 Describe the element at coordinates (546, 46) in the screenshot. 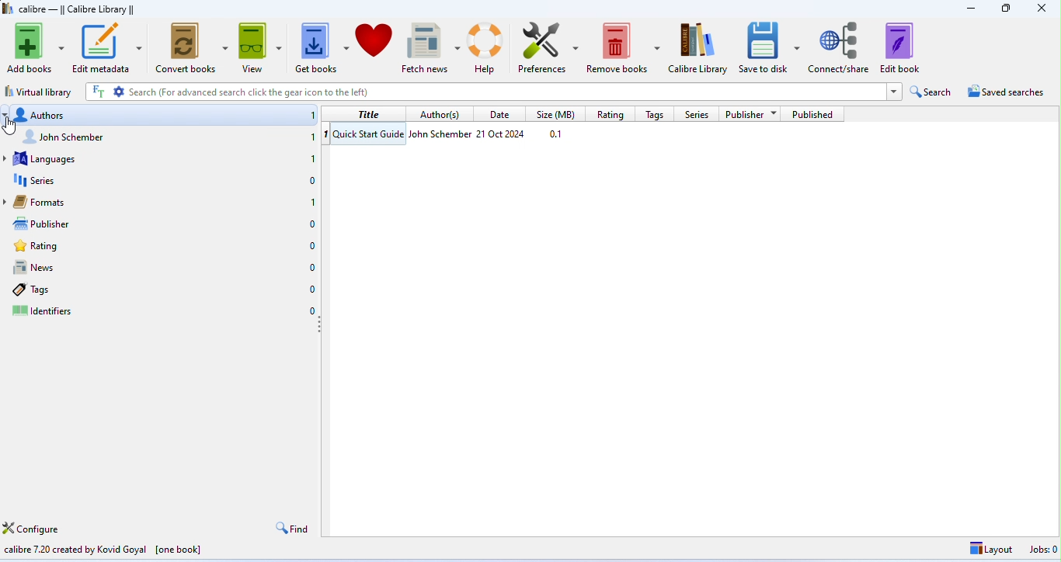

I see `preferences` at that location.